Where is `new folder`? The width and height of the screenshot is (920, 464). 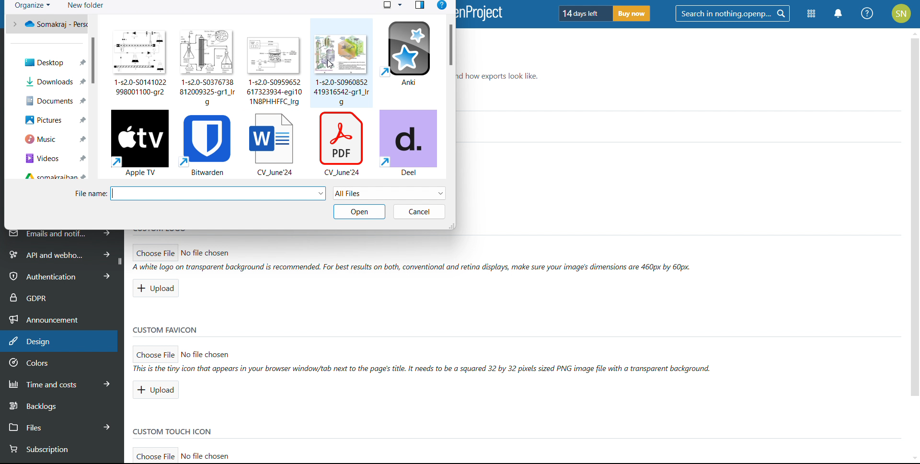
new folder is located at coordinates (85, 5).